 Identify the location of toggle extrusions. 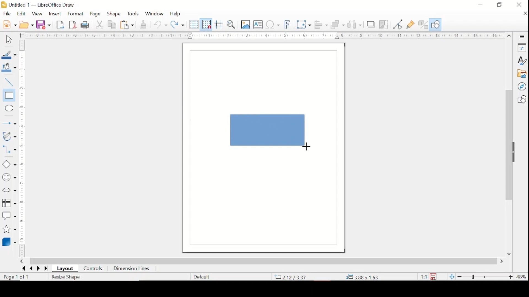
(423, 25).